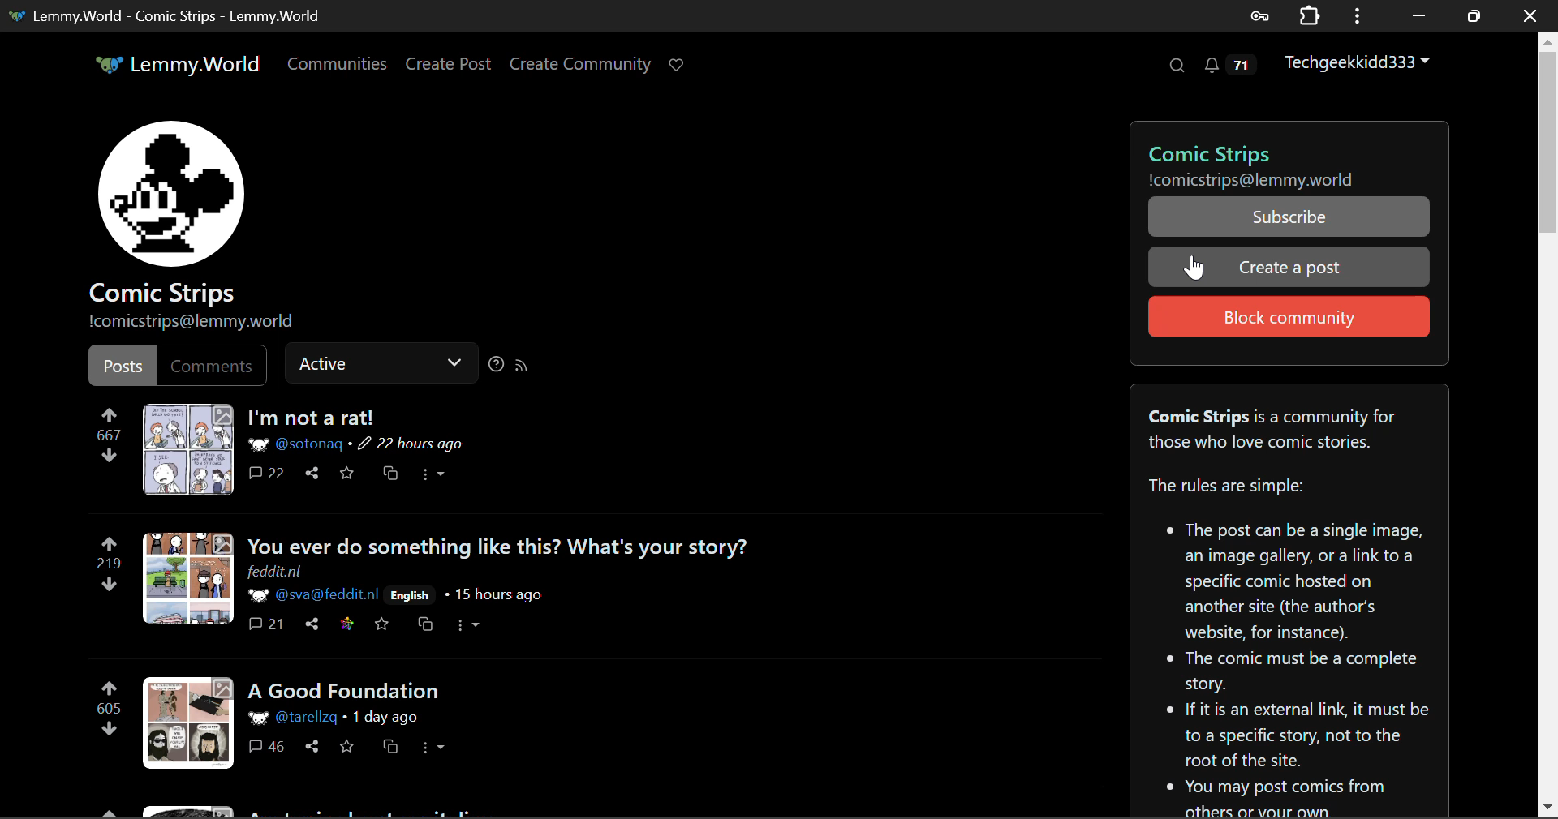  What do you see at coordinates (1289, 316) in the screenshot?
I see `Block community` at bounding box center [1289, 316].